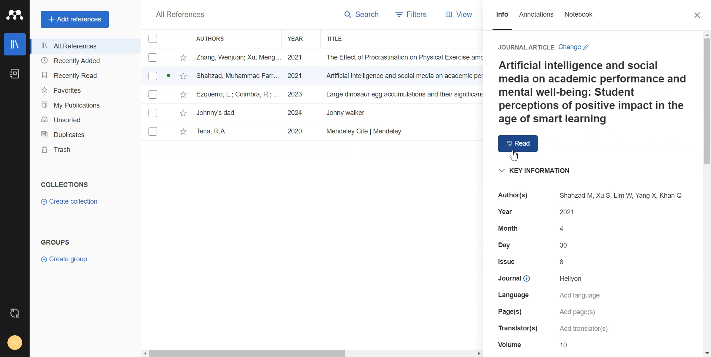 This screenshot has height=357, width=711. Describe the element at coordinates (409, 15) in the screenshot. I see `Filters` at that location.